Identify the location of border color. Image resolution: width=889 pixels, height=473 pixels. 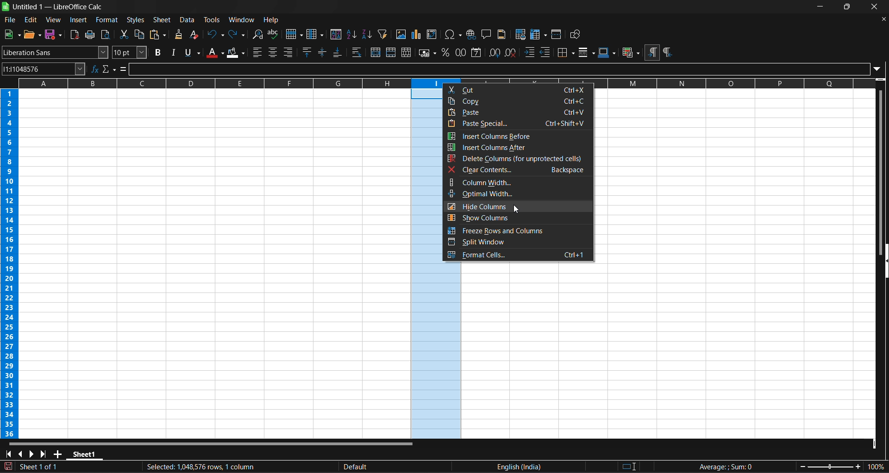
(608, 51).